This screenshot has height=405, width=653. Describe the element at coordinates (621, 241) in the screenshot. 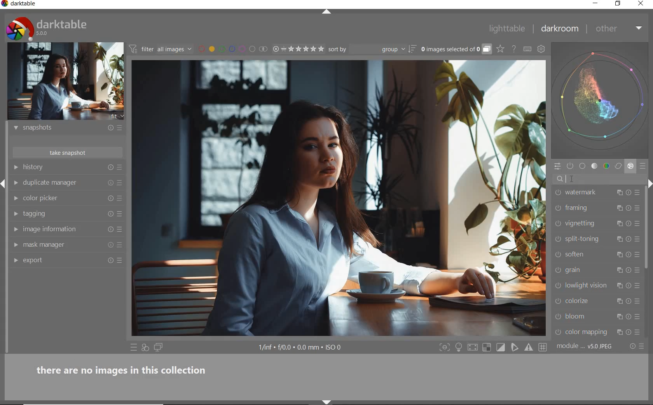

I see `multiple instance actions` at that location.